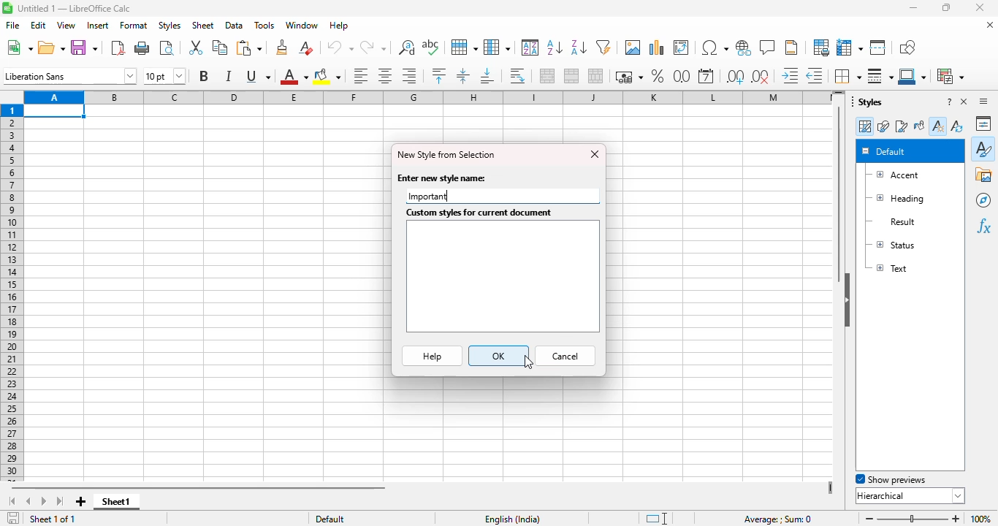 The image size is (998, 526). Describe the element at coordinates (11, 502) in the screenshot. I see `scroll to first sheet` at that location.